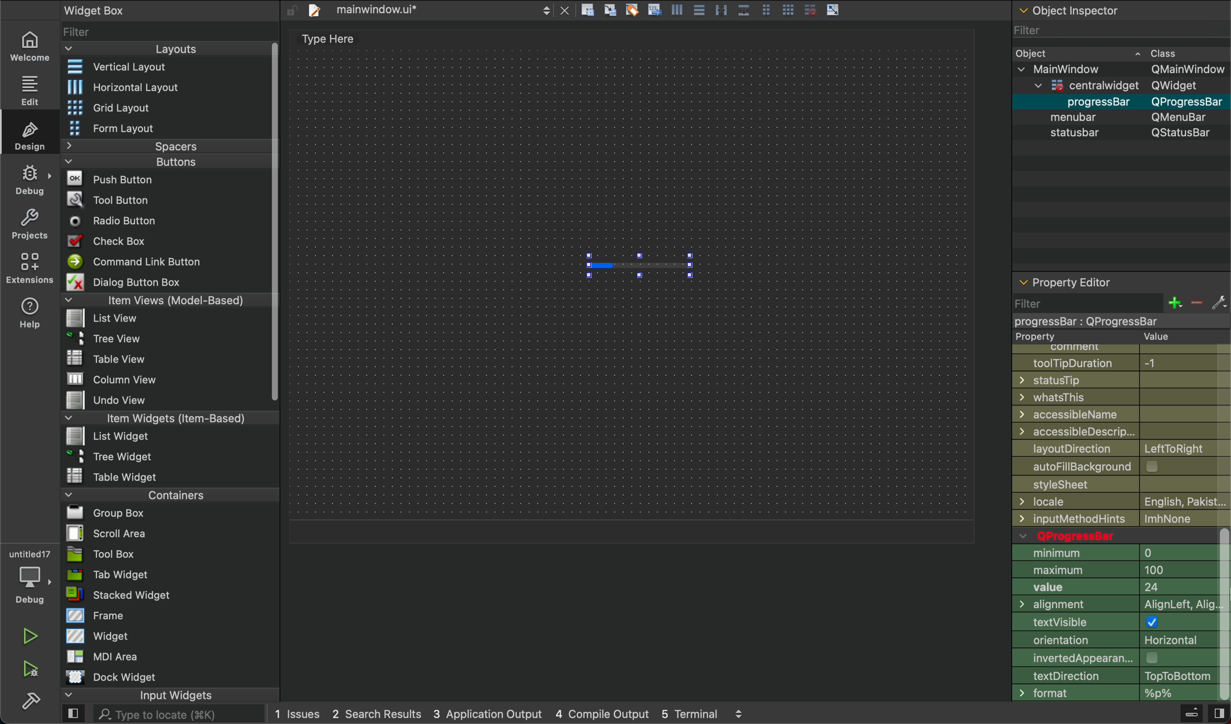  Describe the element at coordinates (1122, 397) in the screenshot. I see `whatsthis` at that location.